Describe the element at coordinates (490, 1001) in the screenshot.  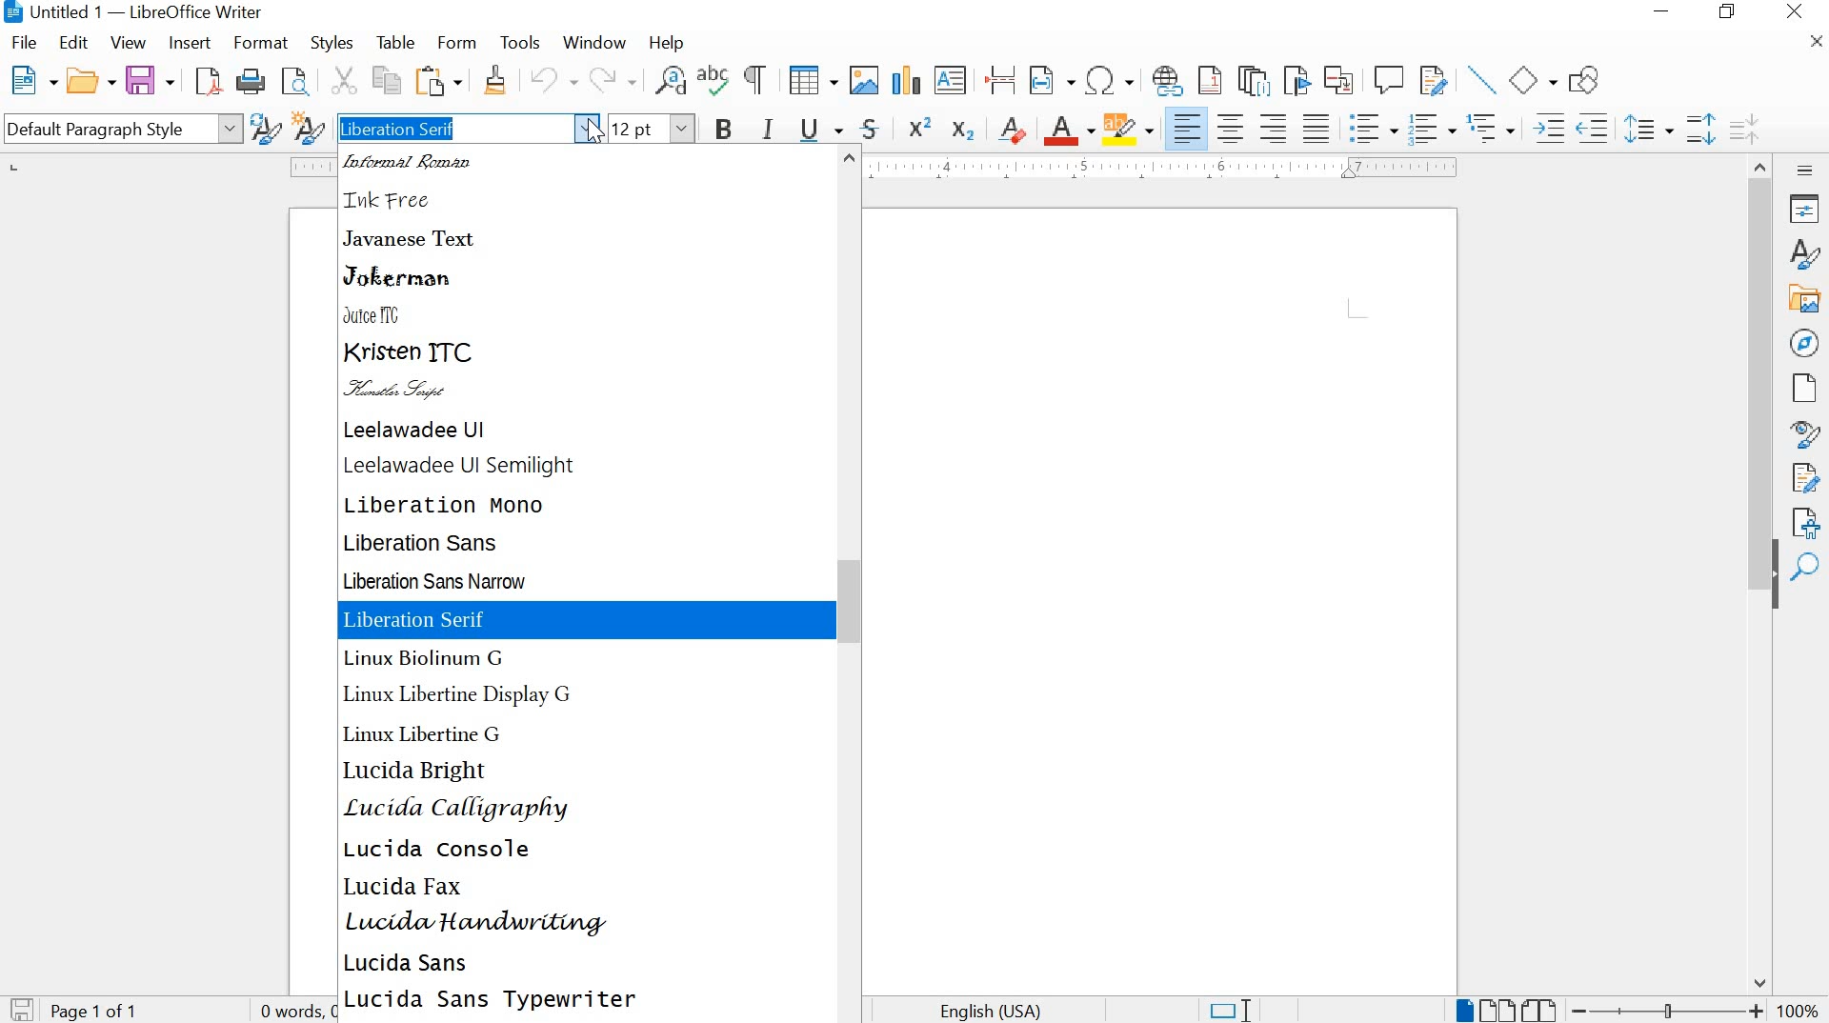
I see `LUCIDA SANS TYPEWRITE` at that location.